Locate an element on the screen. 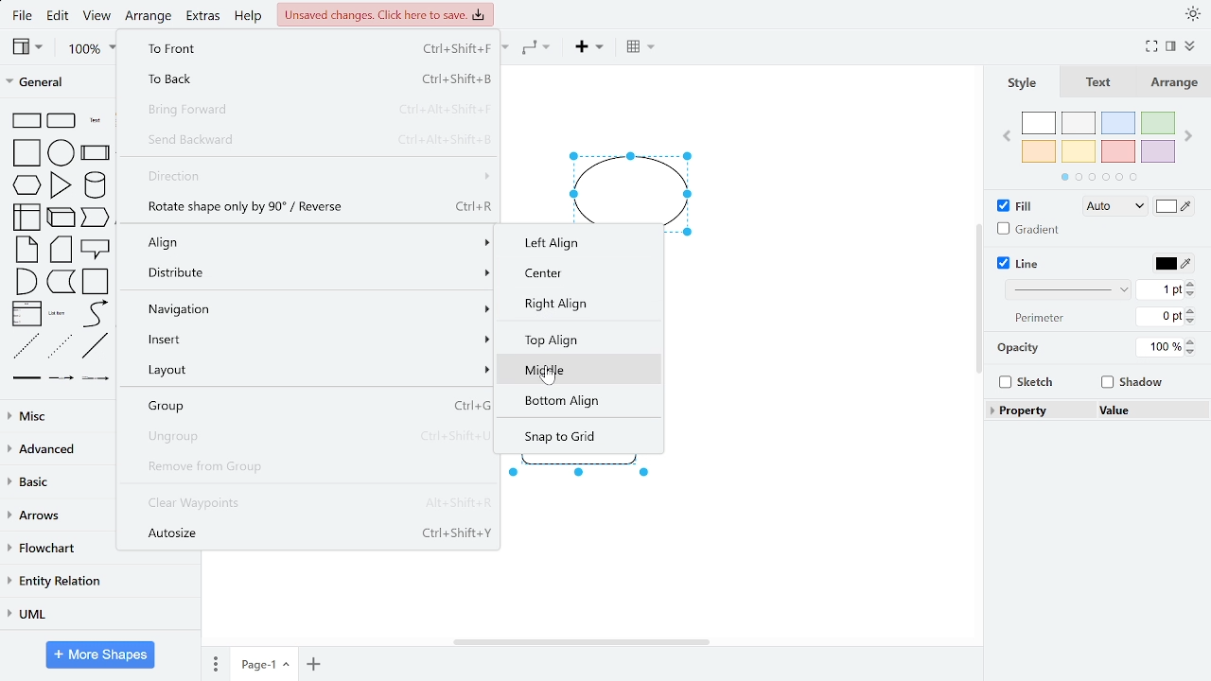 The width and height of the screenshot is (1211, 681). insert is located at coordinates (588, 49).